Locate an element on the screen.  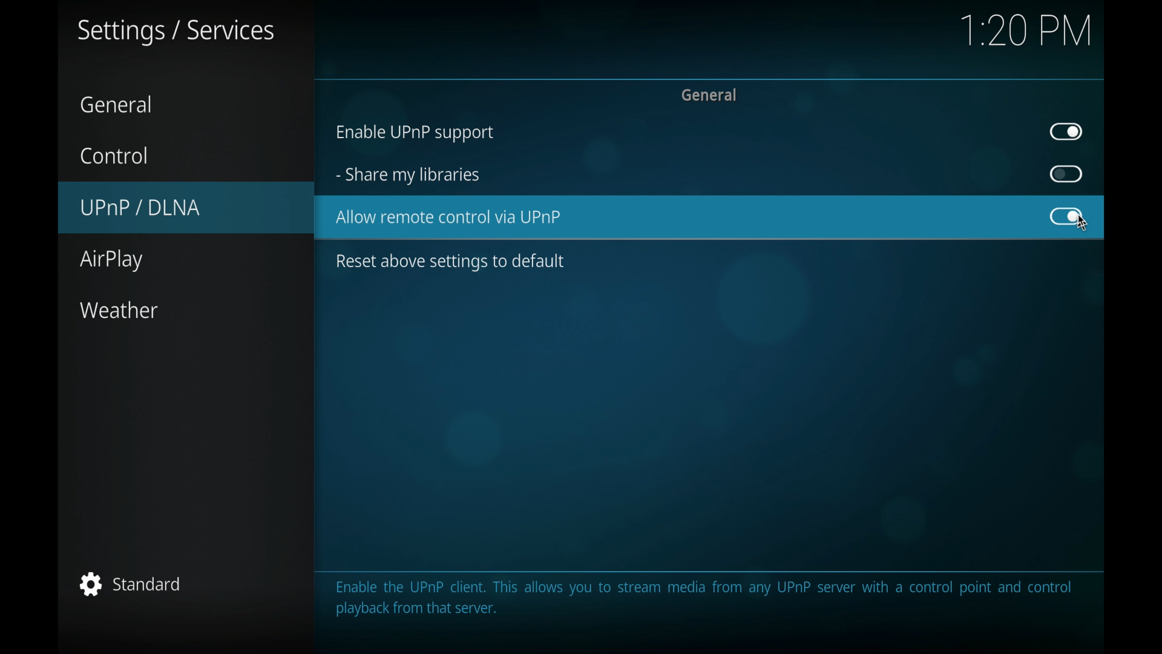
airplay is located at coordinates (110, 261).